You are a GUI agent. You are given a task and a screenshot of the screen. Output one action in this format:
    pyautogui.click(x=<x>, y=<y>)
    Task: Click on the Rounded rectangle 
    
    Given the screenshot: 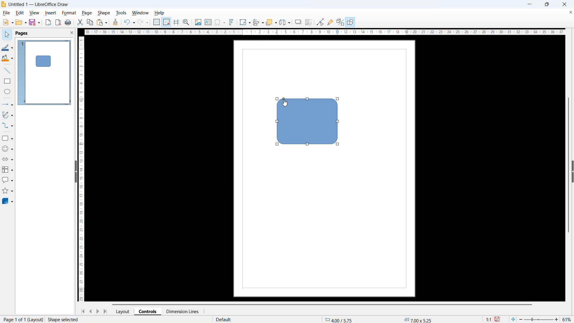 What is the action you would take?
    pyautogui.click(x=307, y=124)
    